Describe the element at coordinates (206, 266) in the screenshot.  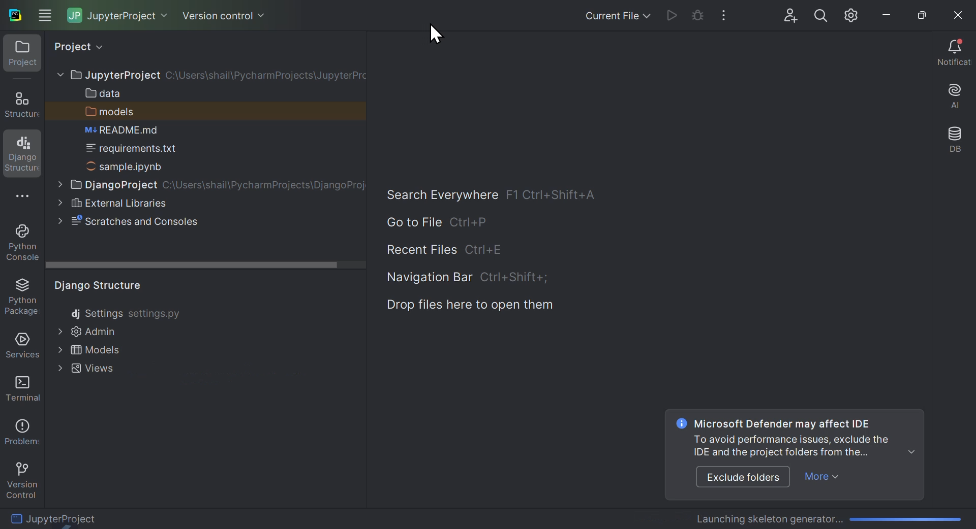
I see `horizontal scrollbar` at that location.